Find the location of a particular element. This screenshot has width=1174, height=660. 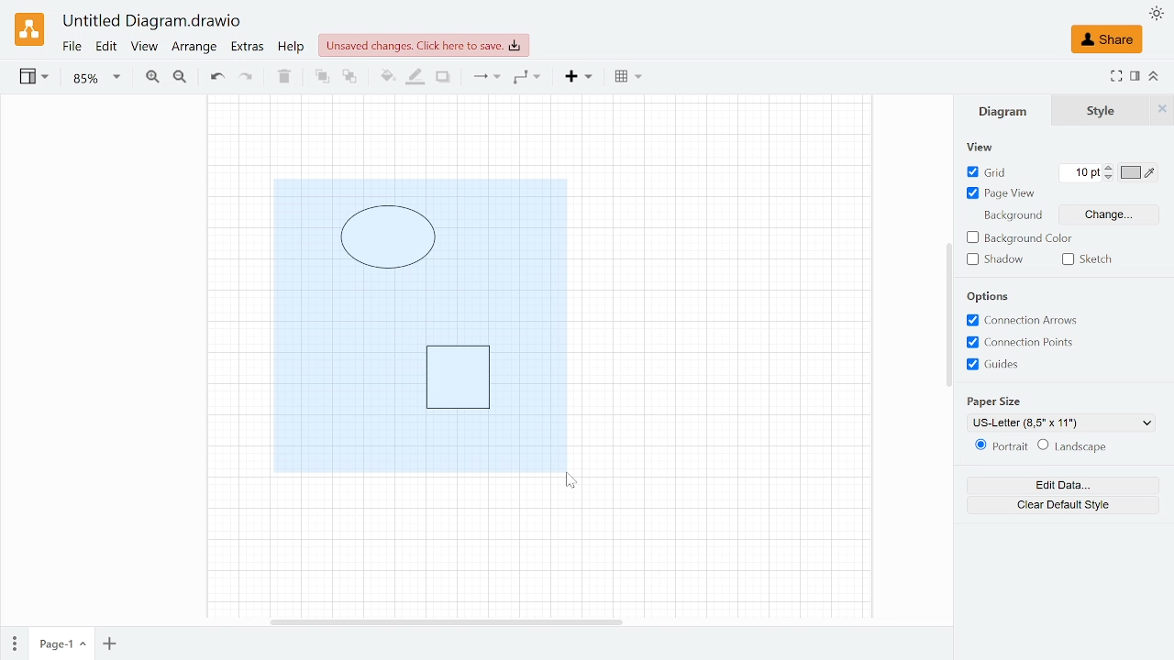

Grid units is located at coordinates (1080, 172).